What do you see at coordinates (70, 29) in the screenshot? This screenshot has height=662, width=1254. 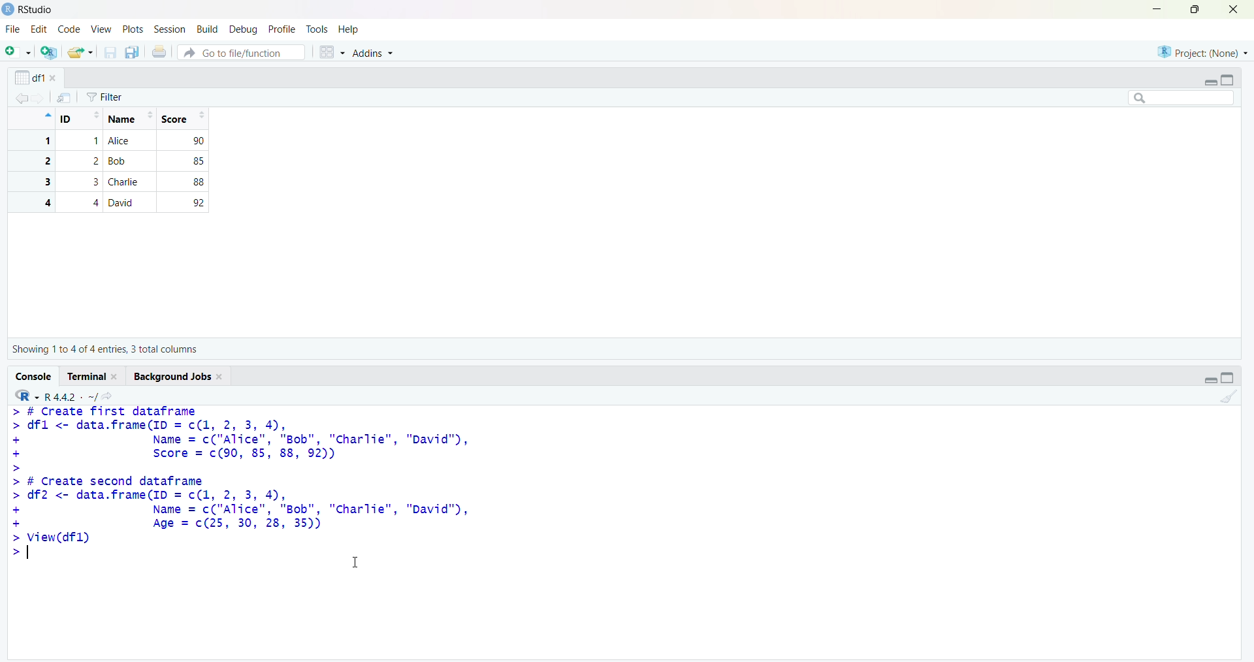 I see `code` at bounding box center [70, 29].